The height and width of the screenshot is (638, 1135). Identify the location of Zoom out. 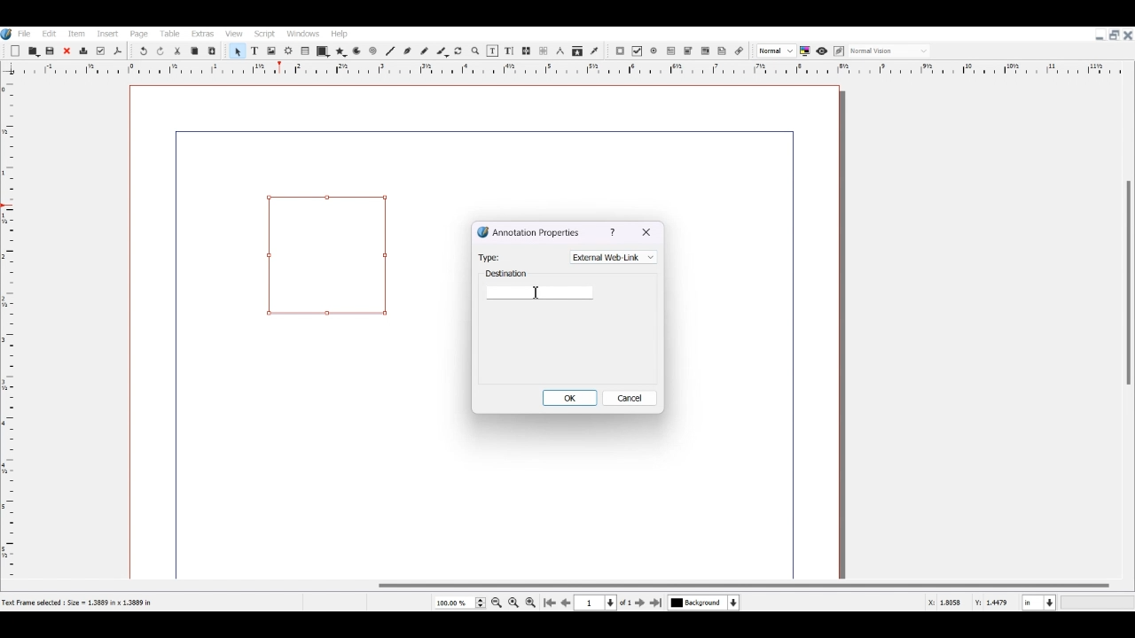
(497, 603).